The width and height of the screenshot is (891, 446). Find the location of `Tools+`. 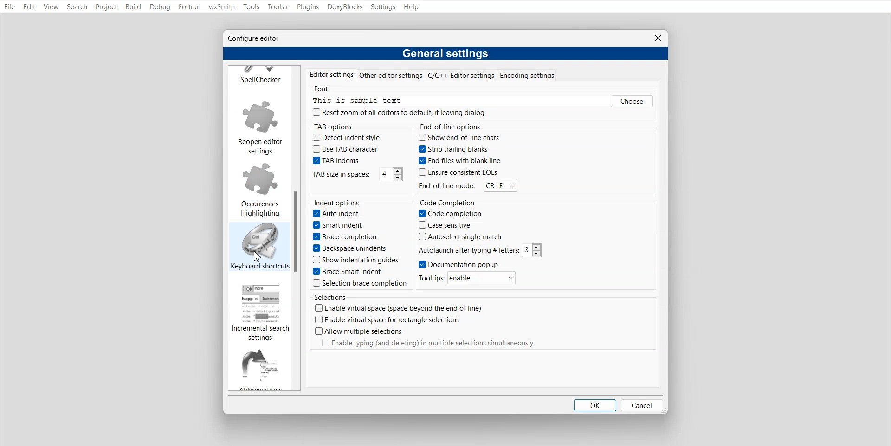

Tools+ is located at coordinates (278, 7).